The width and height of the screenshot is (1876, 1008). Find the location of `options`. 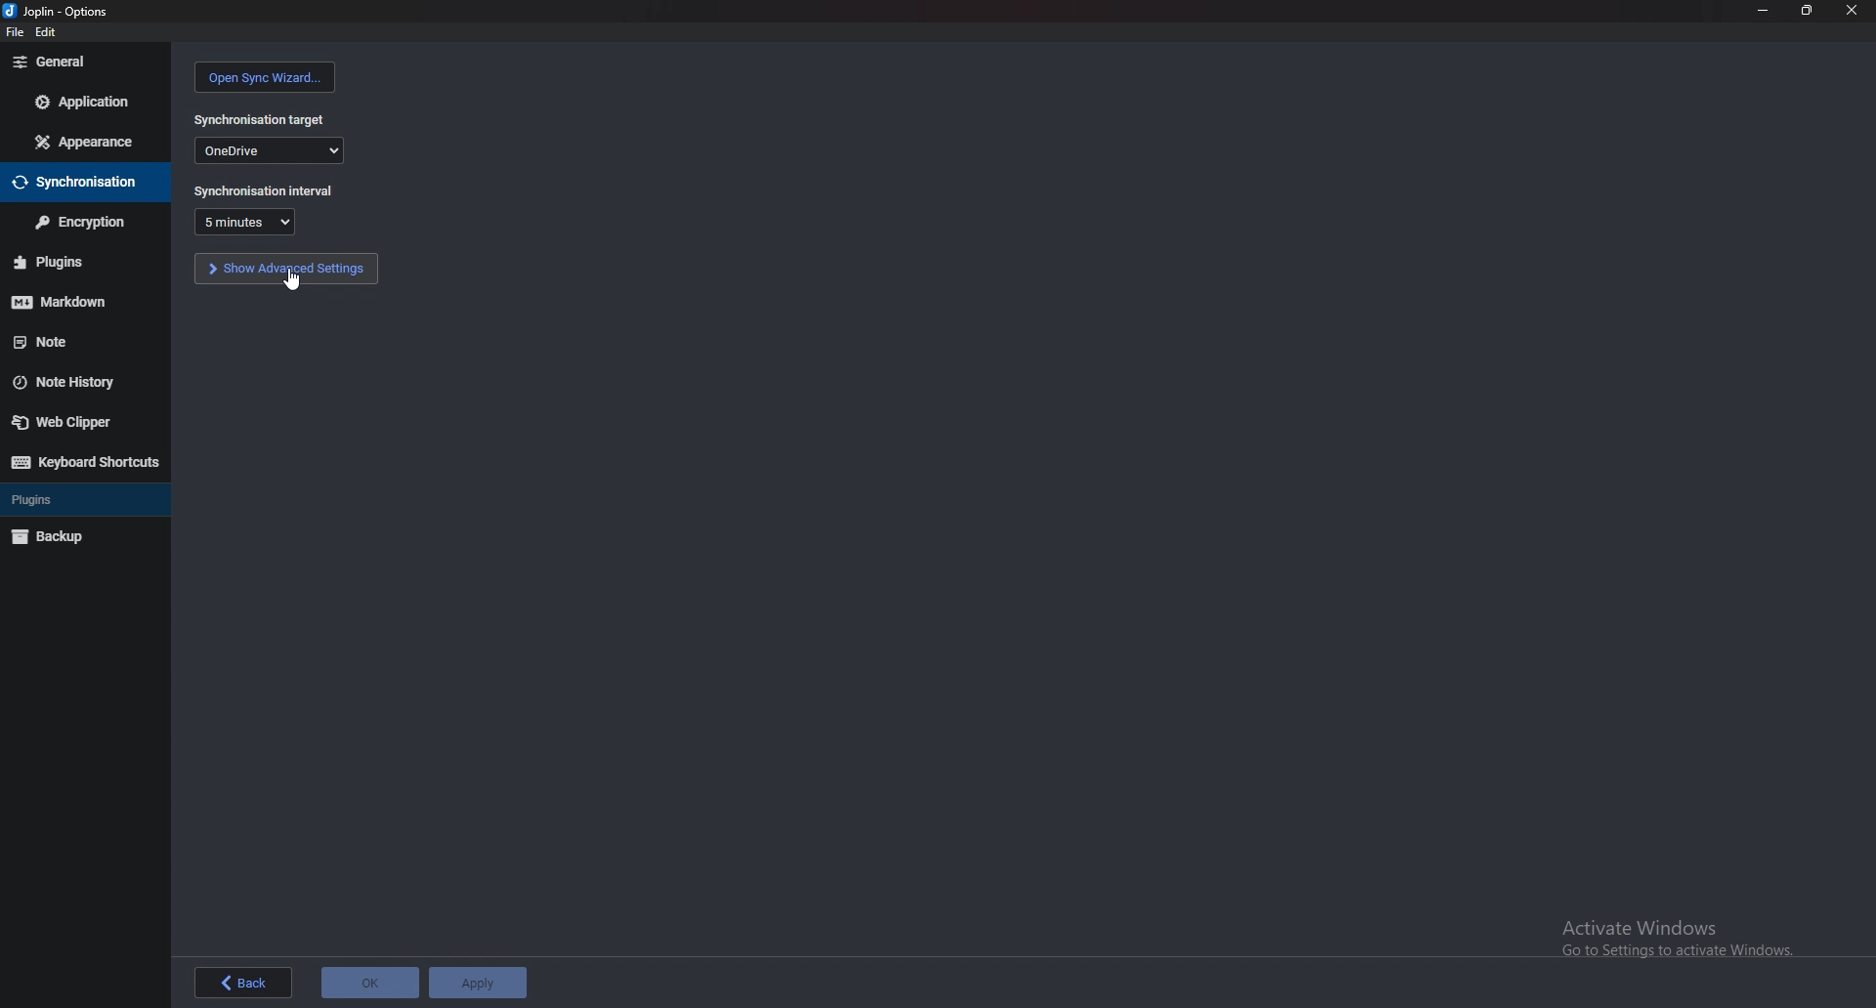

options is located at coordinates (59, 11).